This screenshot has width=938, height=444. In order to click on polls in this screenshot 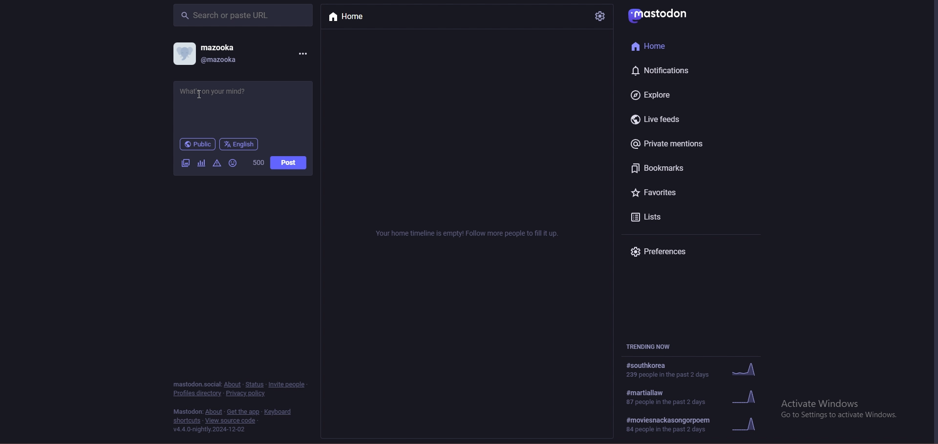, I will do `click(202, 163)`.